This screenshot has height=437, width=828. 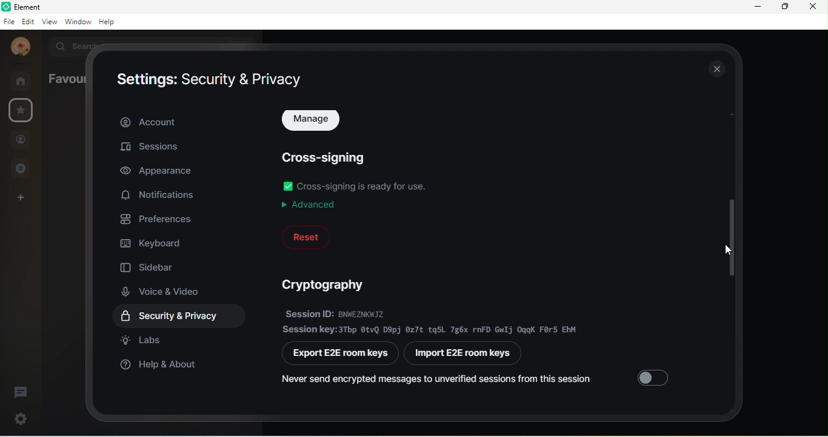 What do you see at coordinates (21, 111) in the screenshot?
I see `favourites` at bounding box center [21, 111].